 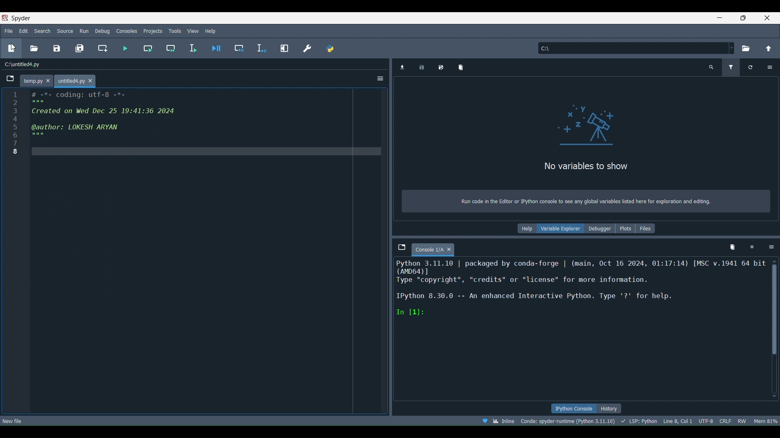 I want to click on Preferences, so click(x=305, y=47).